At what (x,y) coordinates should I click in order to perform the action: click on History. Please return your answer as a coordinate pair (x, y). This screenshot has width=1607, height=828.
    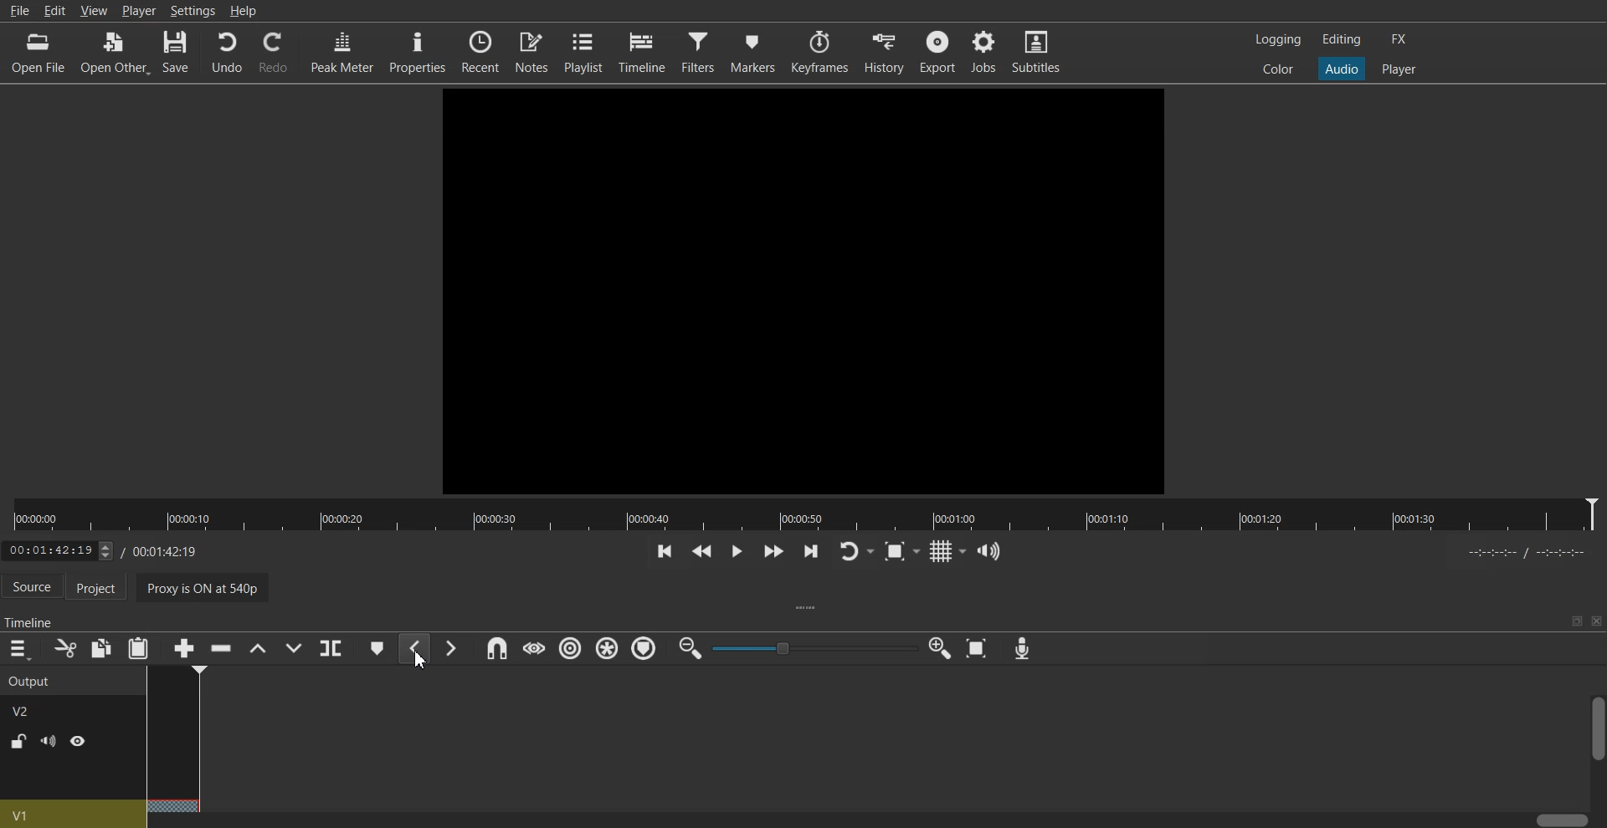
    Looking at the image, I should click on (883, 50).